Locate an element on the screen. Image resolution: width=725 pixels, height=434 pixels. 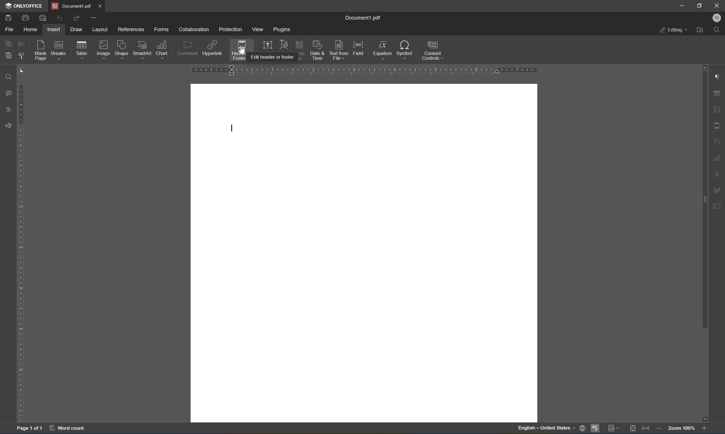
references is located at coordinates (130, 30).